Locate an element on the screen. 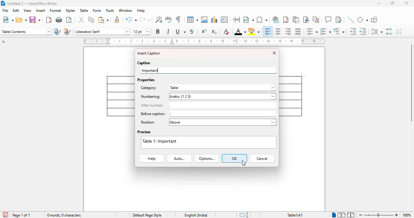  new style from selection is located at coordinates (68, 31).